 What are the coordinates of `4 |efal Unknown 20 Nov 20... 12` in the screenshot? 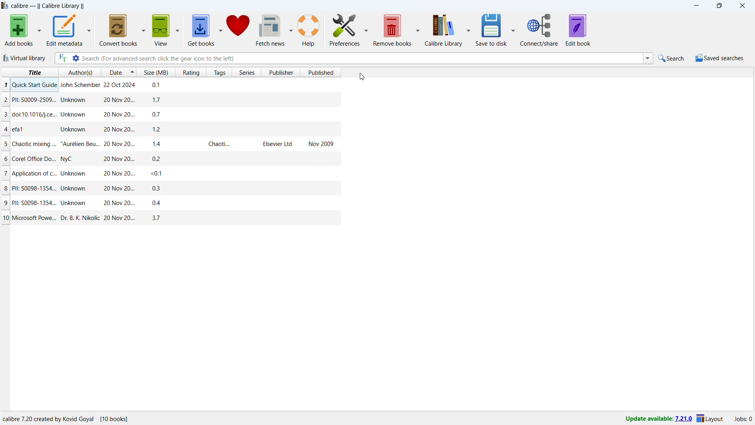 It's located at (171, 128).